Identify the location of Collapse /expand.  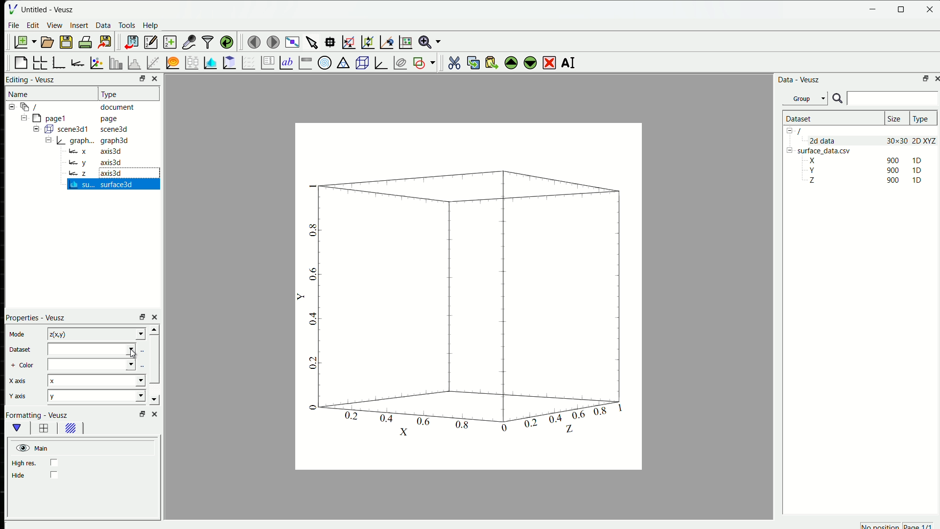
(13, 107).